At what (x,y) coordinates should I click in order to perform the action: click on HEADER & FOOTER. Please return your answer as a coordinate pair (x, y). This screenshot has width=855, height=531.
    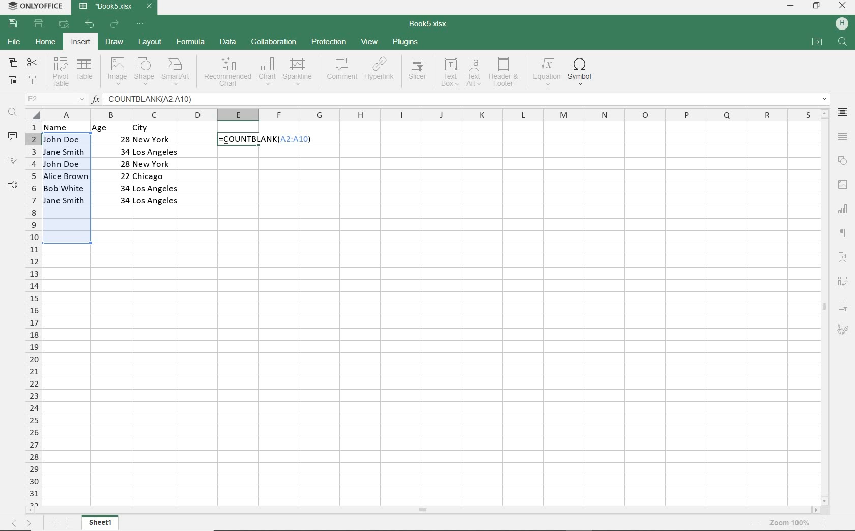
    Looking at the image, I should click on (504, 72).